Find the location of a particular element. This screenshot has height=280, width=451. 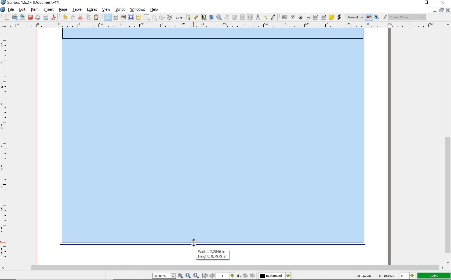

pdf check box is located at coordinates (293, 17).